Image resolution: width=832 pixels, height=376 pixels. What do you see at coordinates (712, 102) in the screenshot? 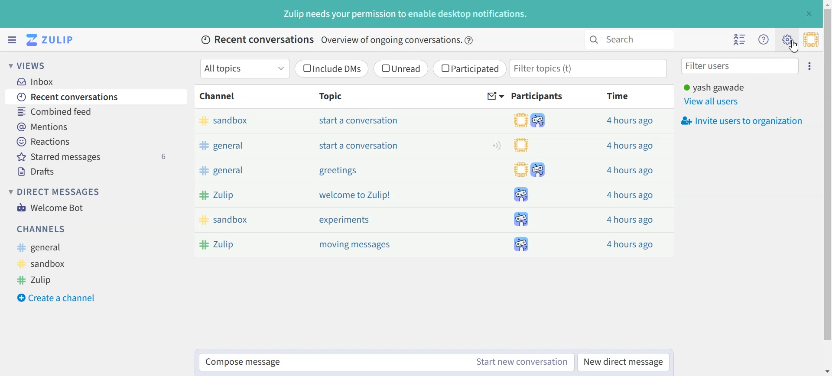
I see `View all users` at bounding box center [712, 102].